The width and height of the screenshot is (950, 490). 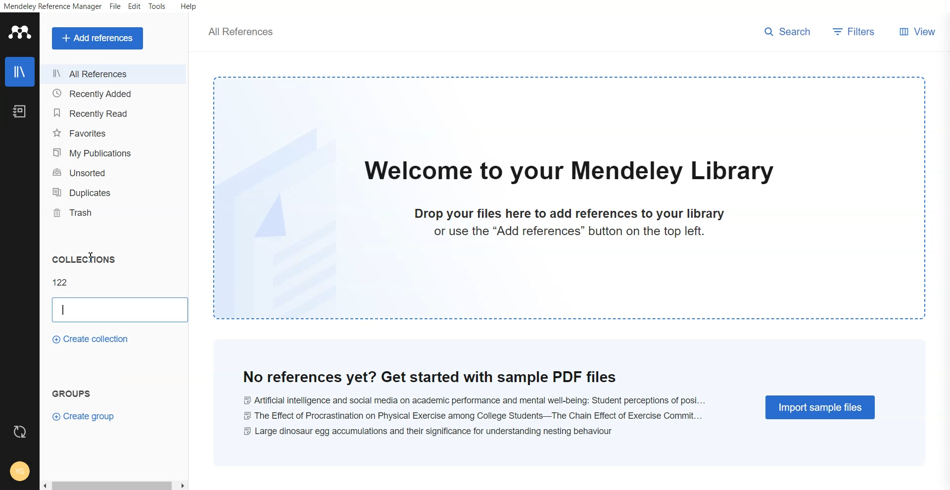 I want to click on Create group, so click(x=89, y=416).